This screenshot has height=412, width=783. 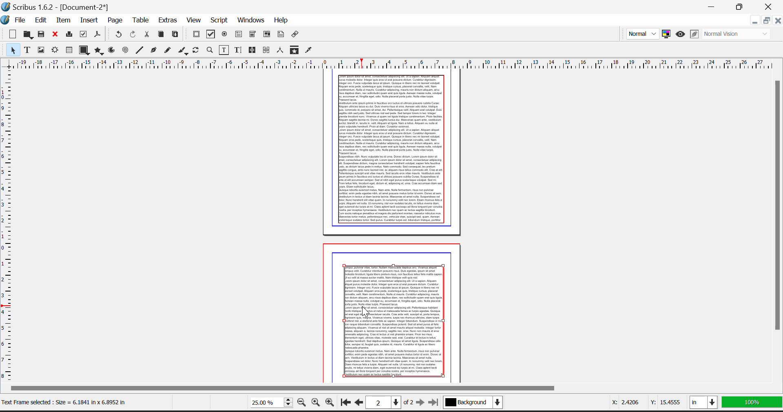 What do you see at coordinates (389, 388) in the screenshot?
I see `Scroll Bar` at bounding box center [389, 388].